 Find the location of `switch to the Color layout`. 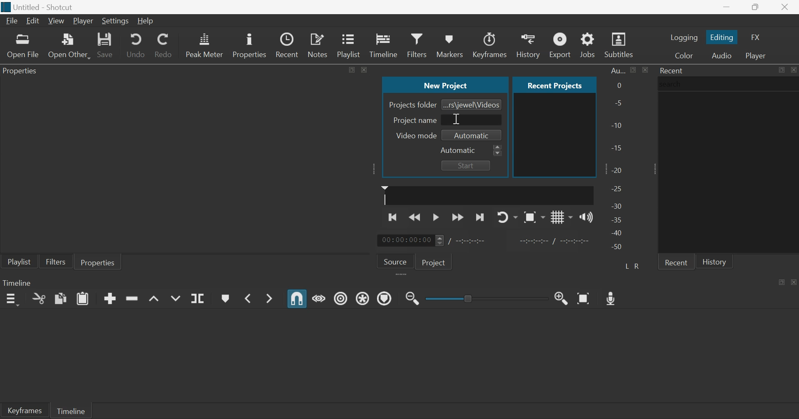

switch to the Color layout is located at coordinates (684, 55).